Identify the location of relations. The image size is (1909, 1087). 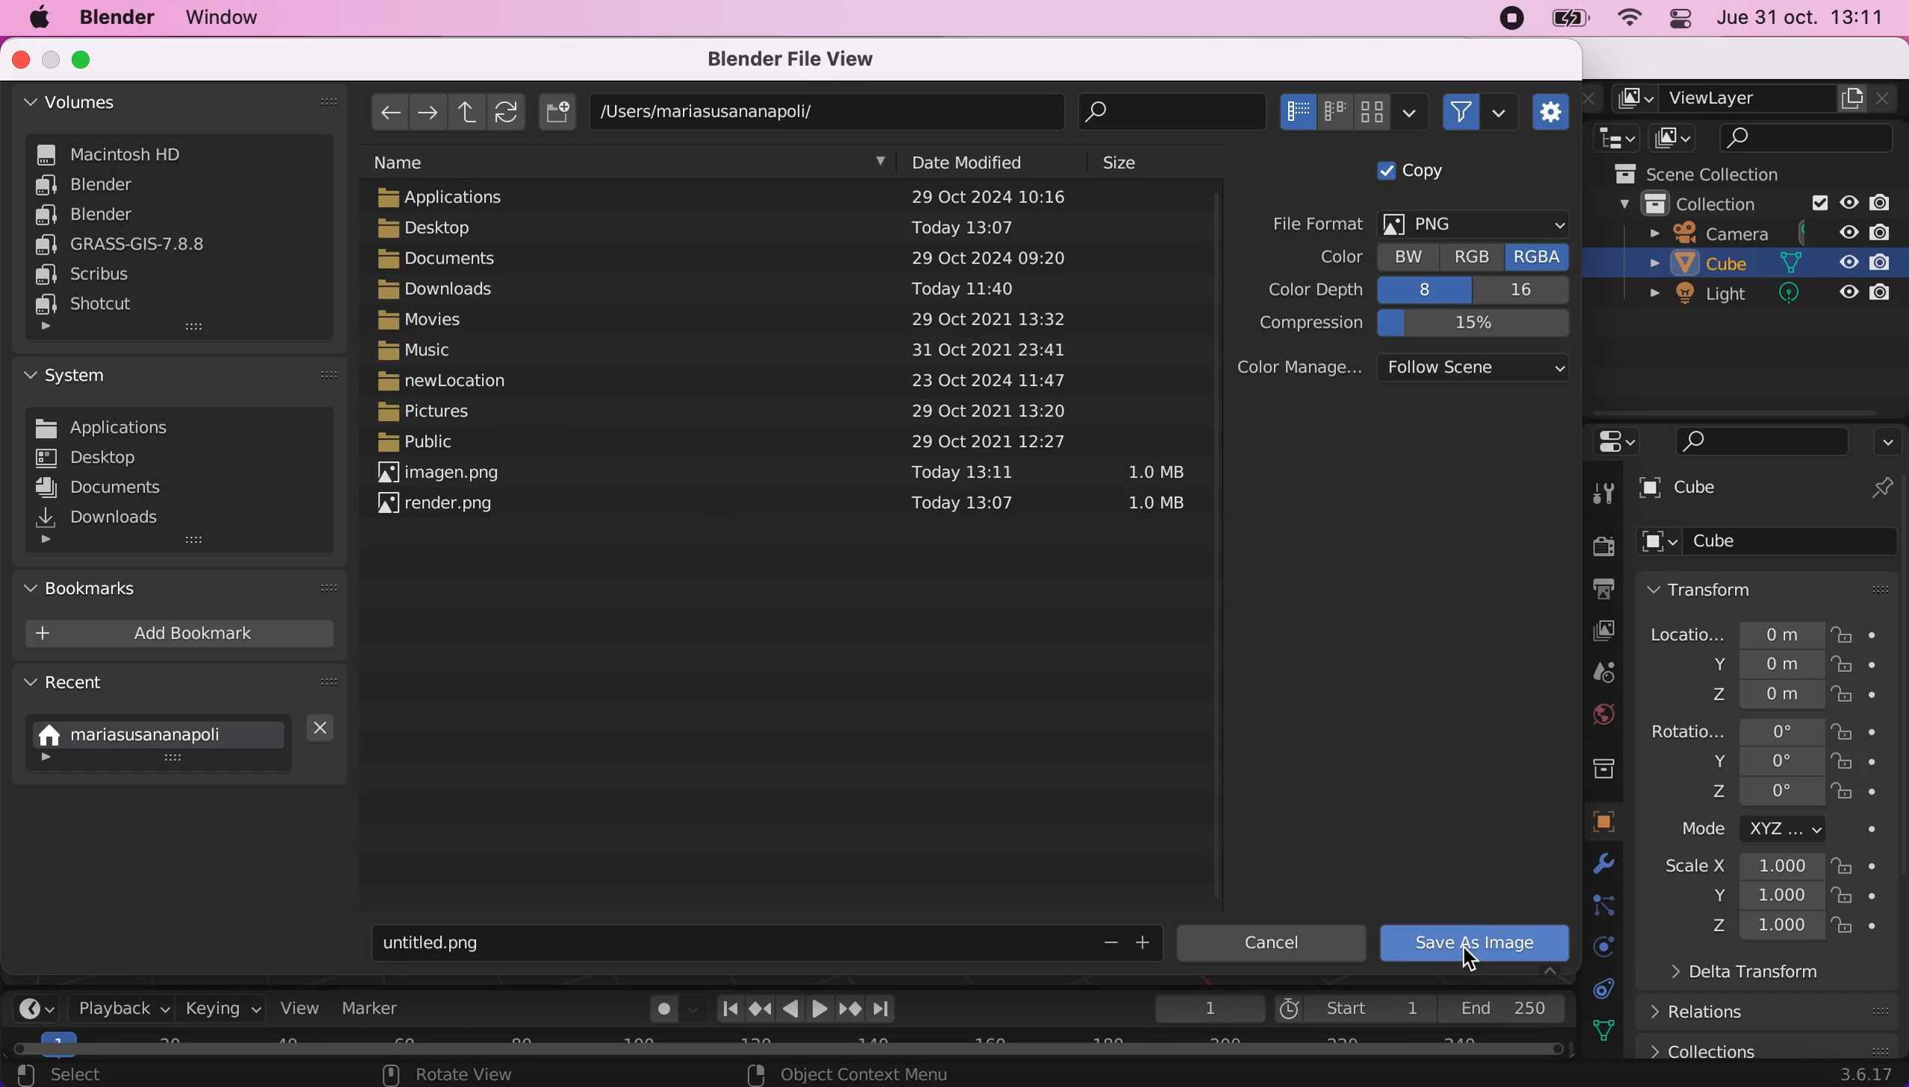
(1707, 1012).